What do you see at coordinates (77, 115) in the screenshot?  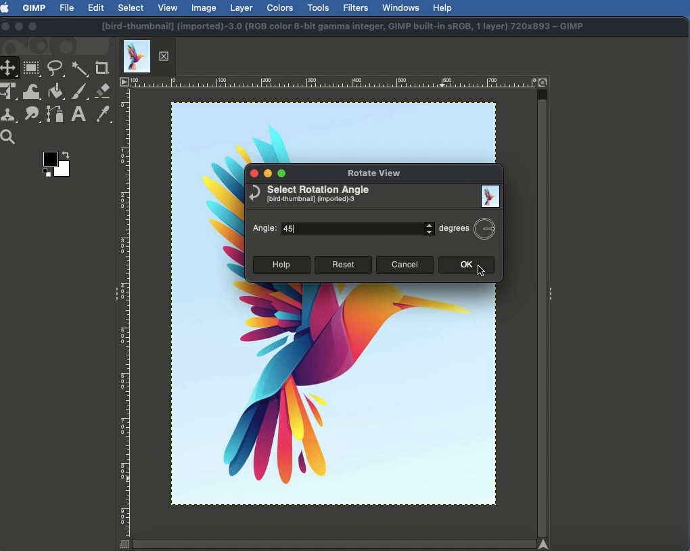 I see `Text` at bounding box center [77, 115].